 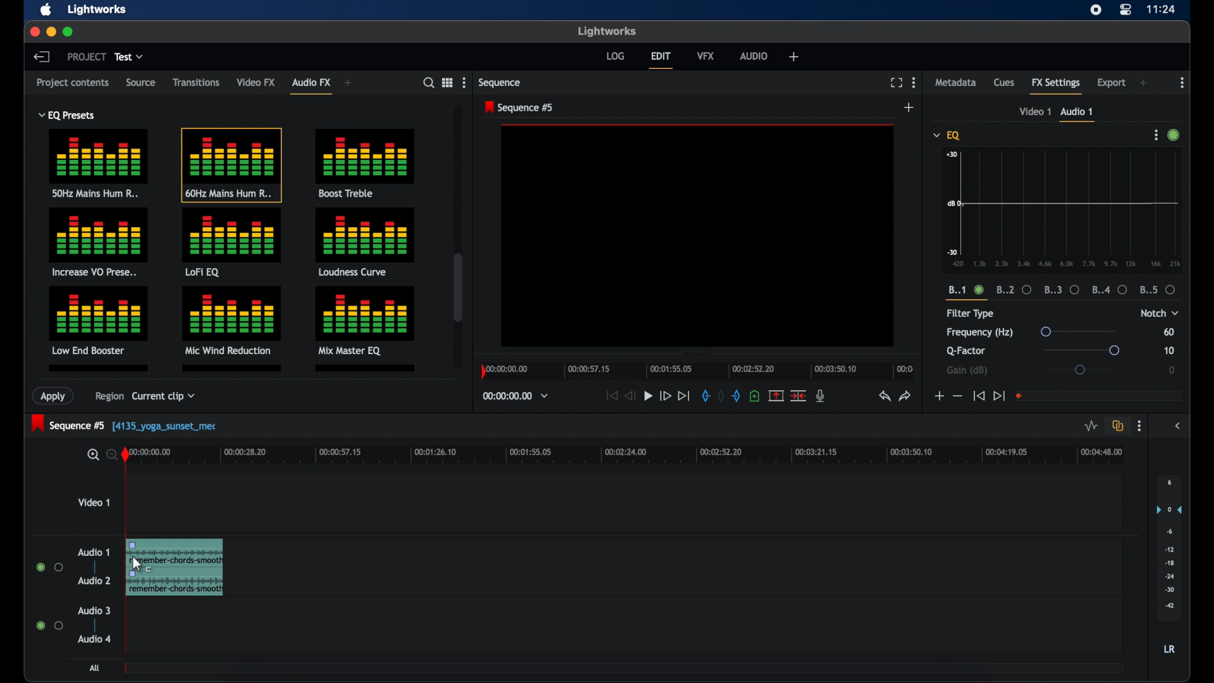 I want to click on more options, so click(x=1139, y=426).